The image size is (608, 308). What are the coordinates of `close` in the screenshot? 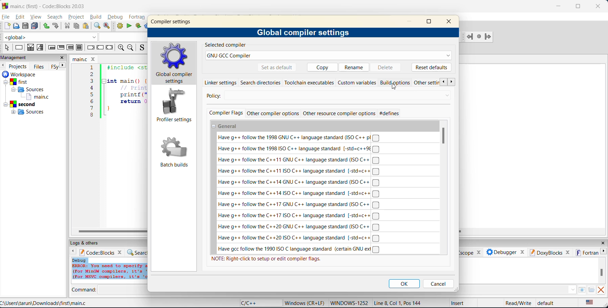 It's located at (600, 5).